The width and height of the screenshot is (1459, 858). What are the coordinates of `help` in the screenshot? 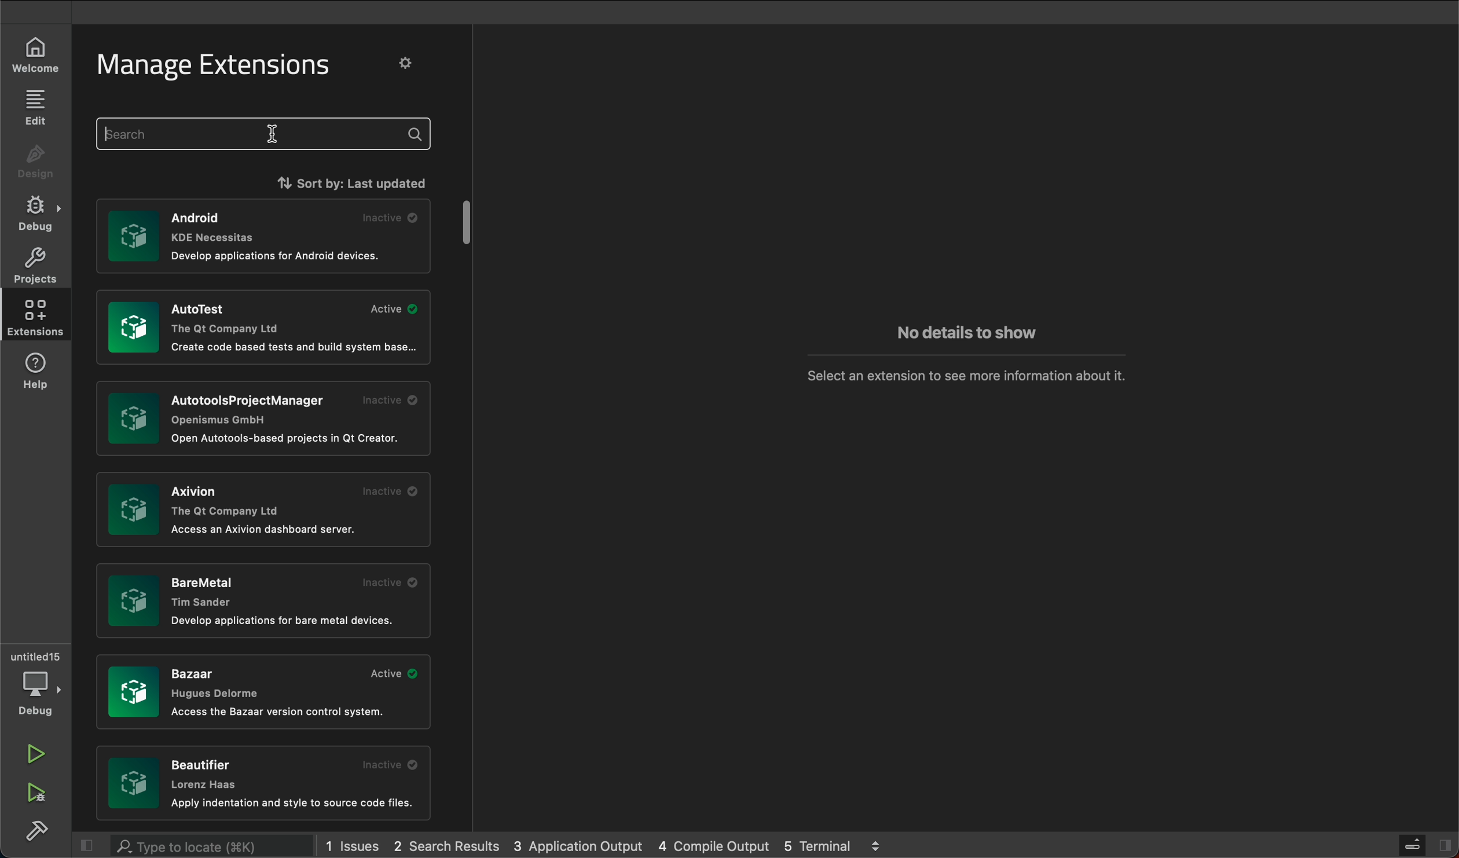 It's located at (41, 372).